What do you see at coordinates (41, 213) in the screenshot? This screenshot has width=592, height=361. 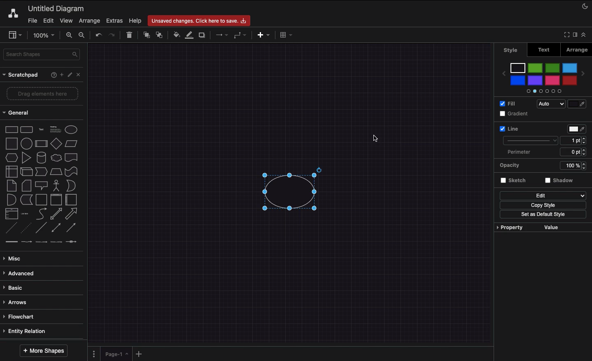 I see `Curved arrow` at bounding box center [41, 213].